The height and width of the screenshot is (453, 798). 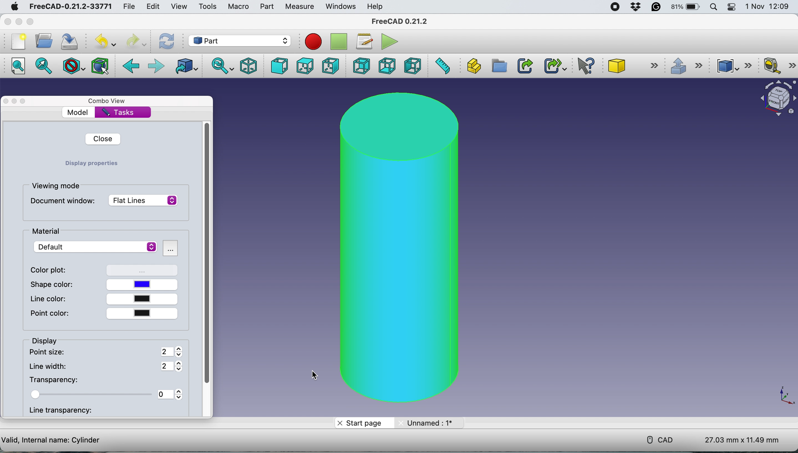 I want to click on point size, so click(x=107, y=352).